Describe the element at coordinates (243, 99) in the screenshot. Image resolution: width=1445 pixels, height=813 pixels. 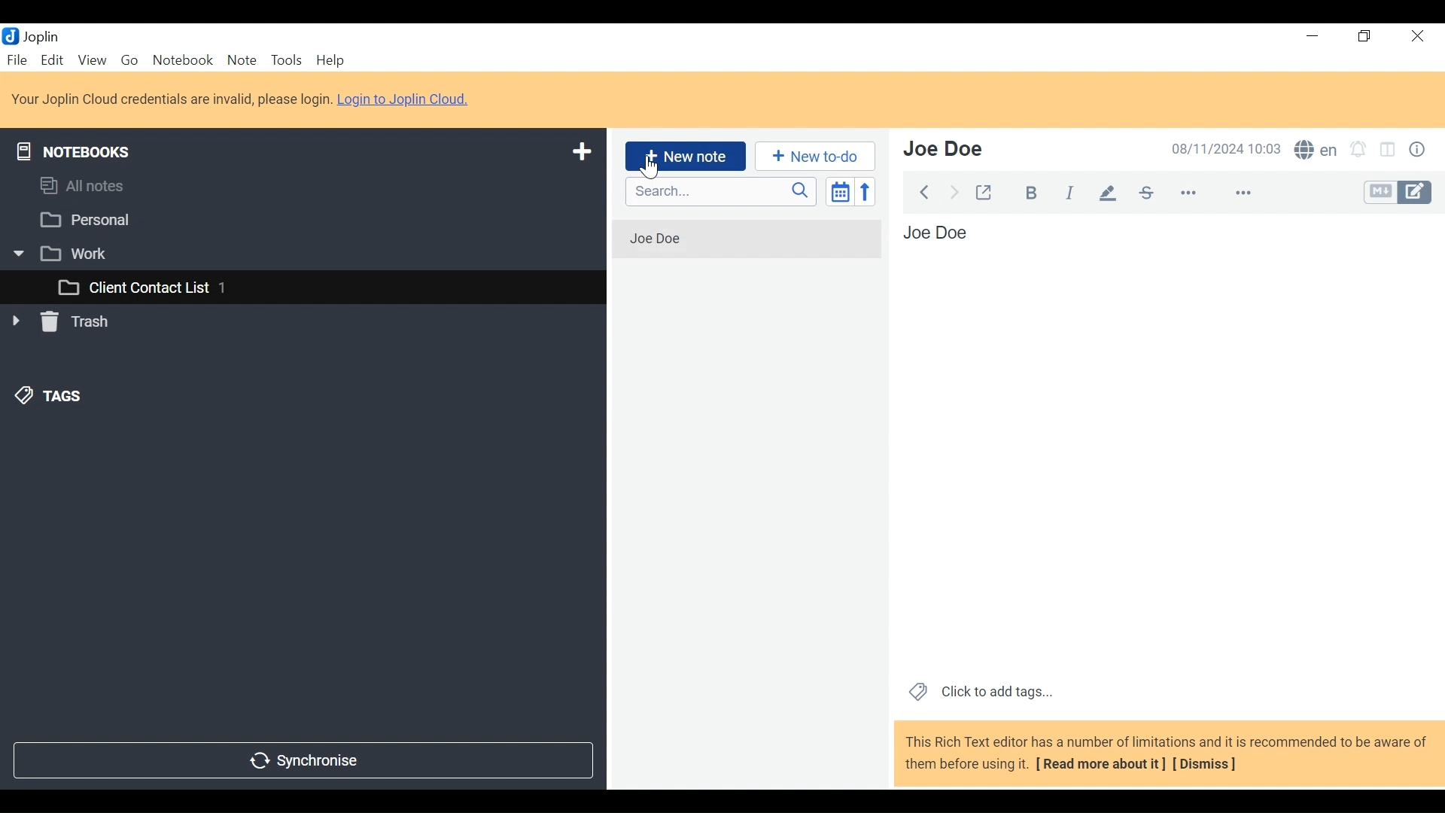
I see `Your Joplin Cloud credentials are invalid, please login. Login to Joplin Cloud.` at that location.